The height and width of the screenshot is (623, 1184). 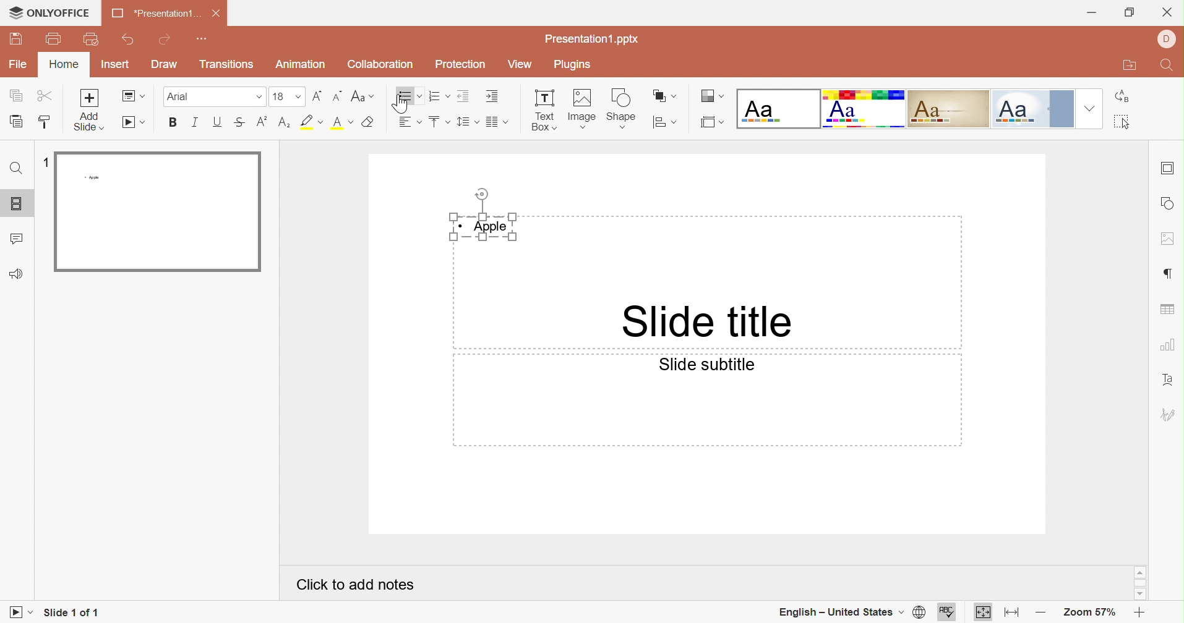 What do you see at coordinates (1088, 612) in the screenshot?
I see `Zoom 57%` at bounding box center [1088, 612].